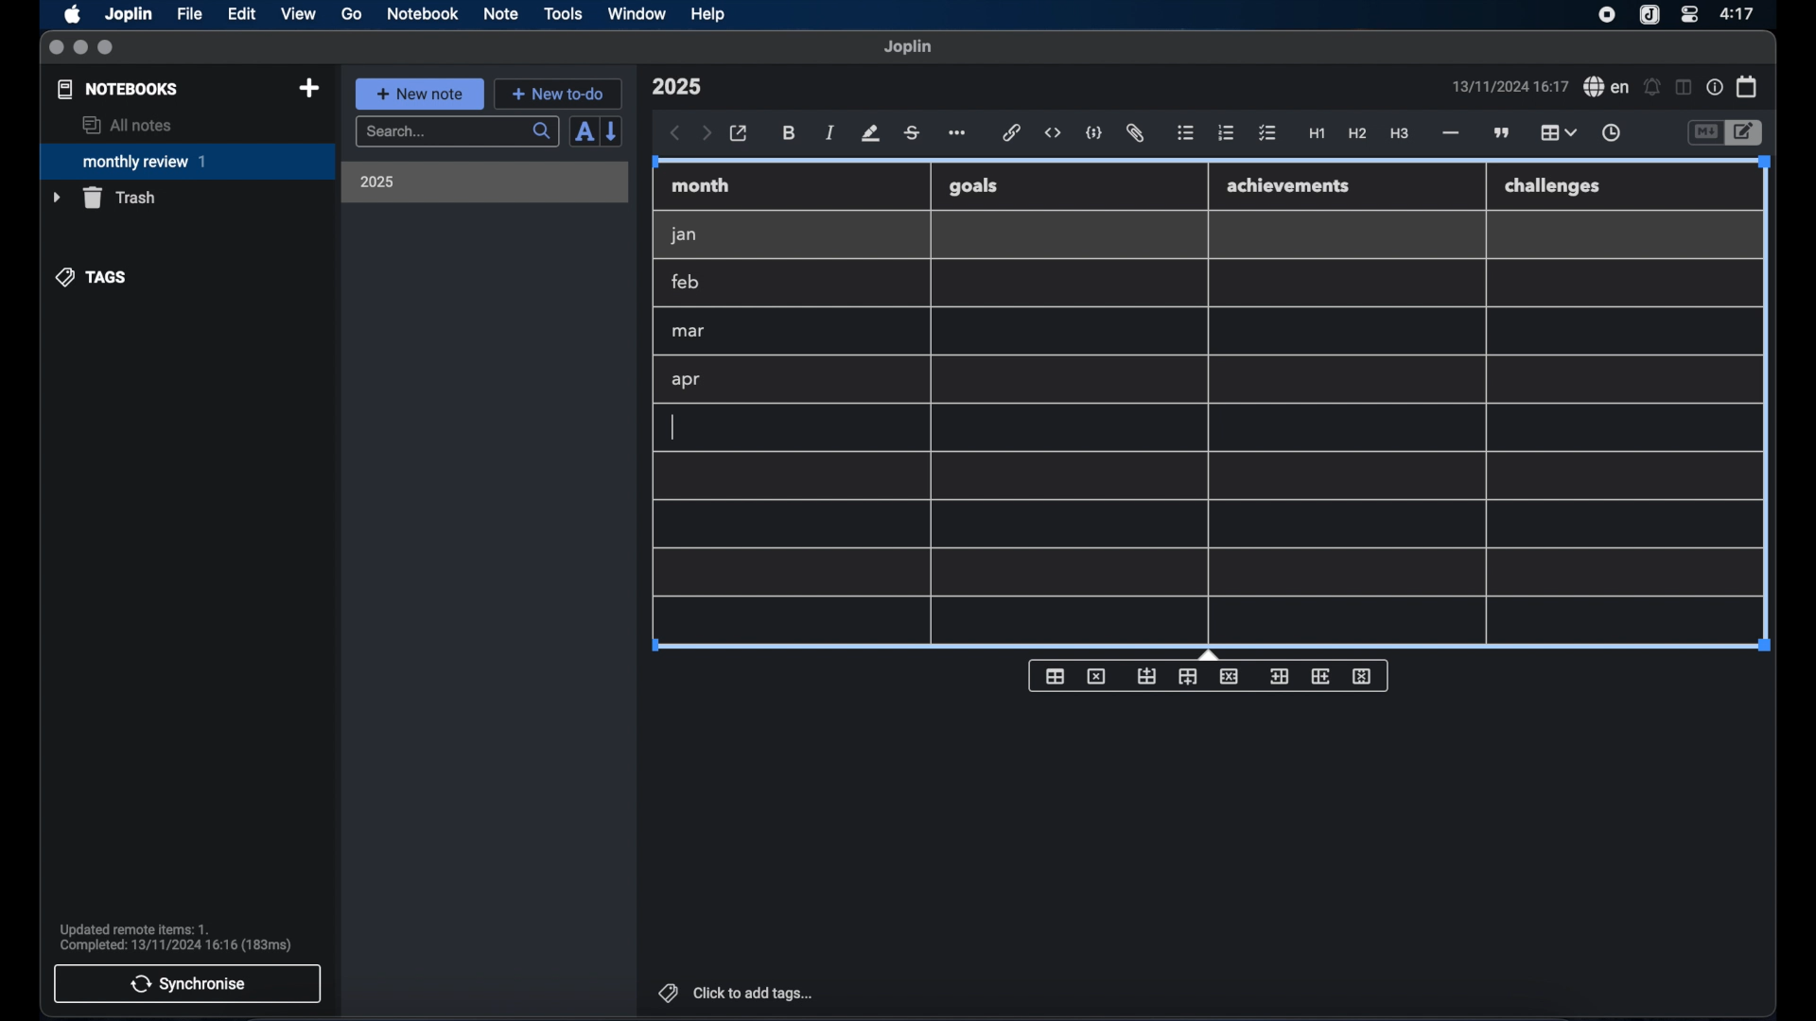 The image size is (1816, 1021). Describe the element at coordinates (1358, 134) in the screenshot. I see `heading 2` at that location.